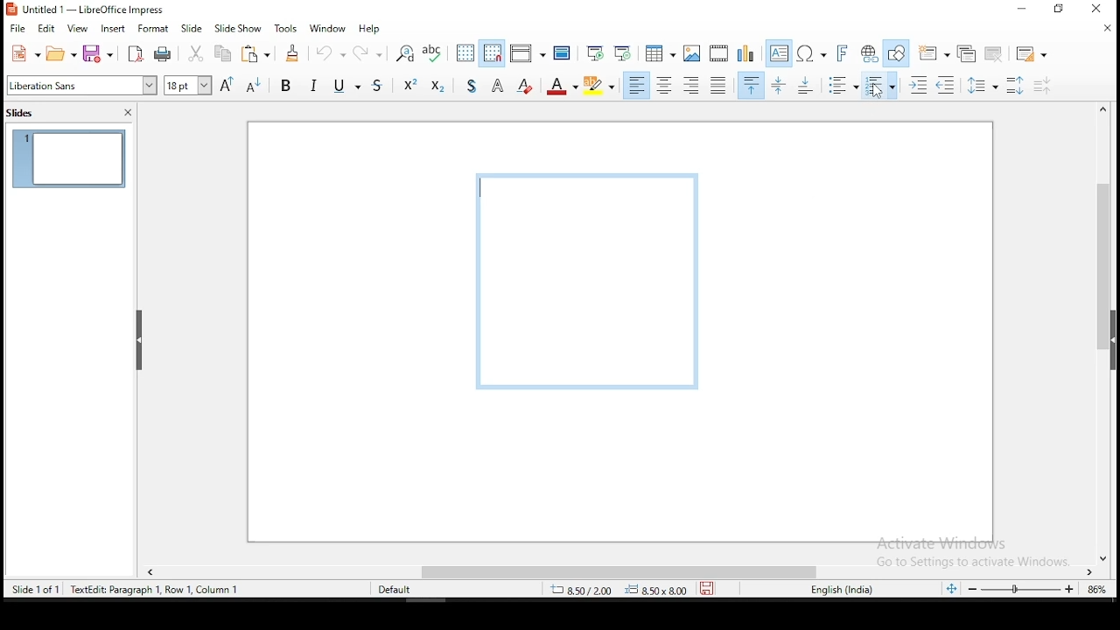 This screenshot has width=1120, height=630. I want to click on font, so click(80, 87).